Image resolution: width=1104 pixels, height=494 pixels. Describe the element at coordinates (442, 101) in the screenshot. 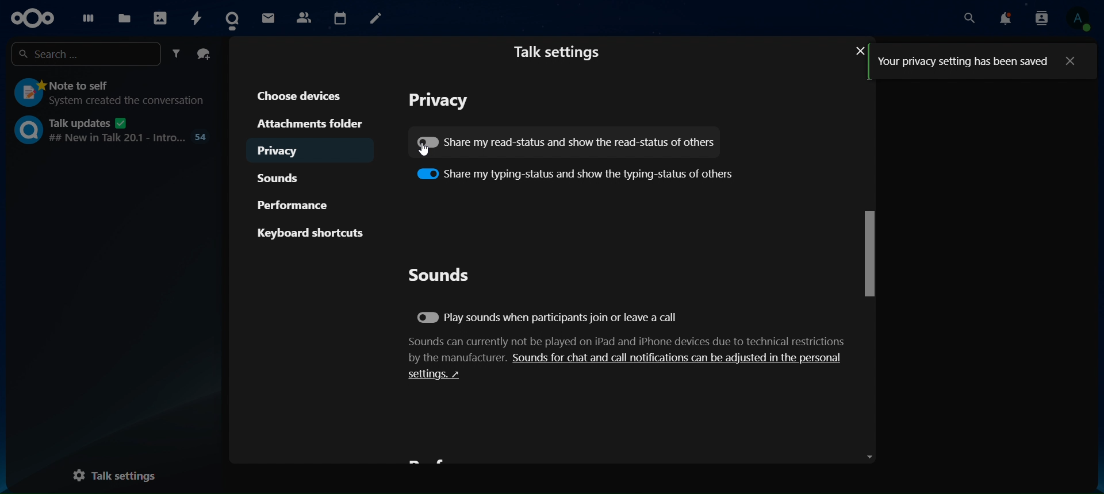

I see `privacy` at that location.